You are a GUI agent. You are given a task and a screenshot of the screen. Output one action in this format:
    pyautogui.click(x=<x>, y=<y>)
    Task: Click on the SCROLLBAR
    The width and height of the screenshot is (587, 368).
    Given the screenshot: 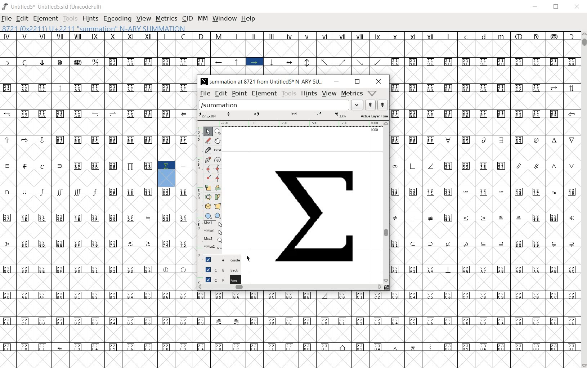 What is the action you would take?
    pyautogui.click(x=583, y=199)
    